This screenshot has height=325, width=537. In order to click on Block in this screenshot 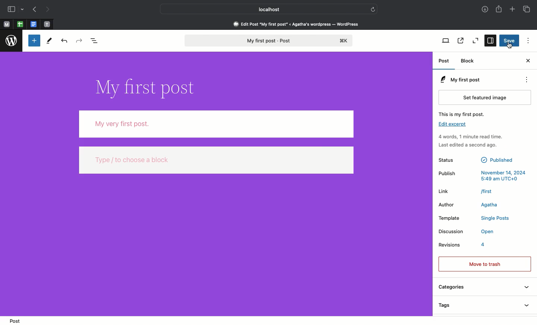, I will do `click(470, 61)`.